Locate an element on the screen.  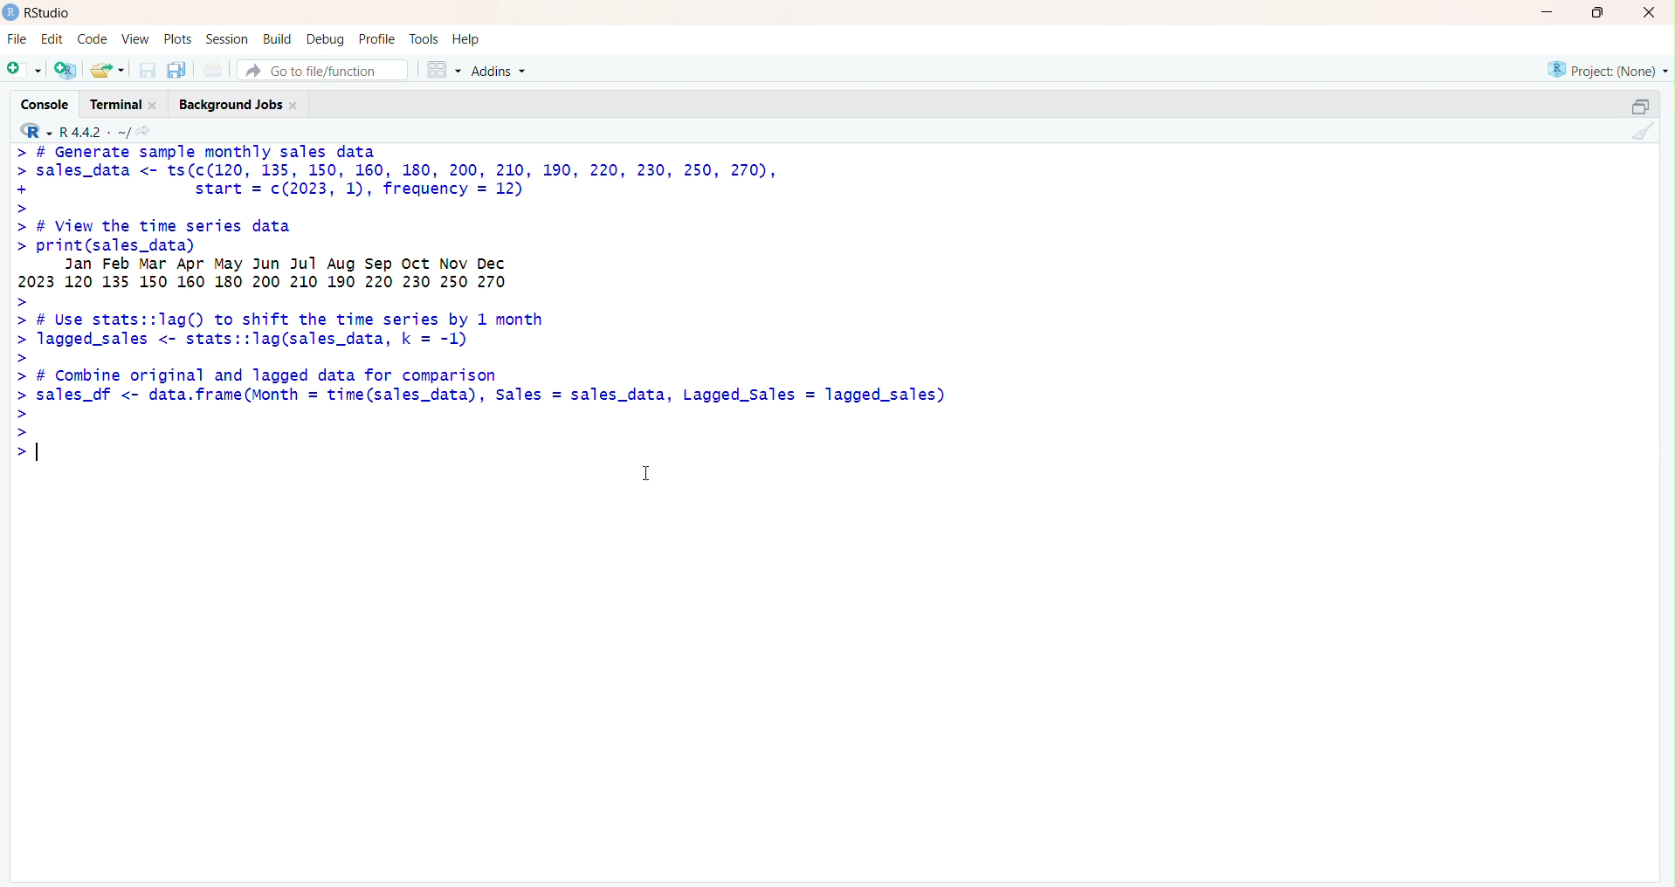
new script is located at coordinates (23, 70).